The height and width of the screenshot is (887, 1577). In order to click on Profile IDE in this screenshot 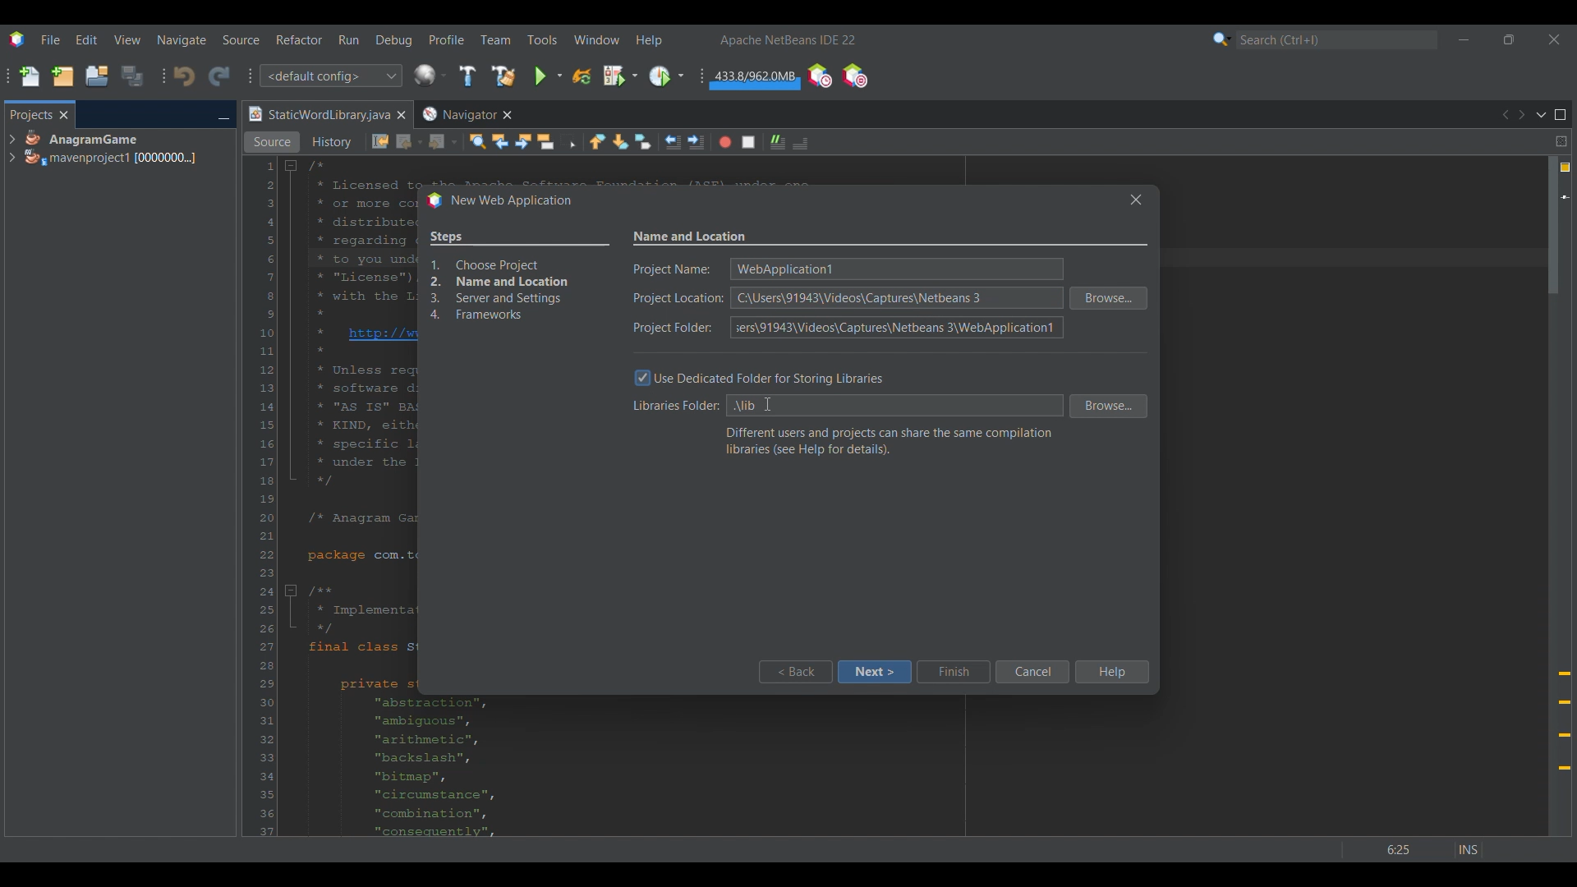, I will do `click(819, 76)`.